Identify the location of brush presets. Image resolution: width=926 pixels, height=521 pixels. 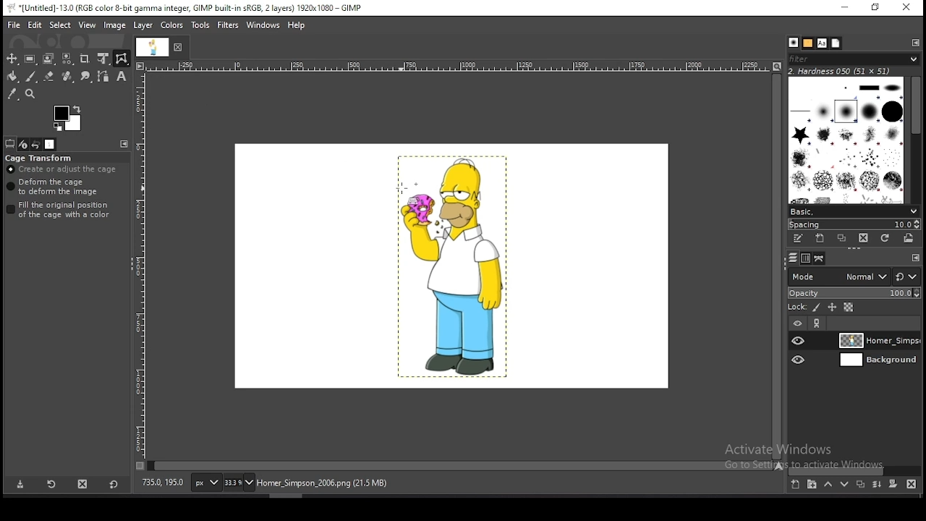
(854, 210).